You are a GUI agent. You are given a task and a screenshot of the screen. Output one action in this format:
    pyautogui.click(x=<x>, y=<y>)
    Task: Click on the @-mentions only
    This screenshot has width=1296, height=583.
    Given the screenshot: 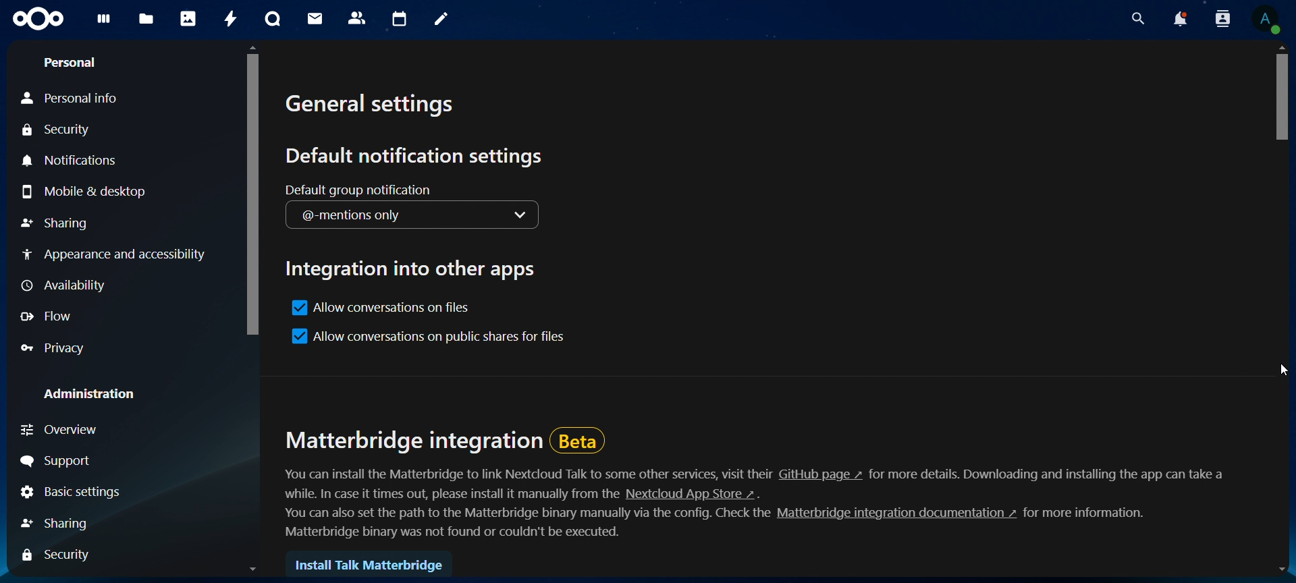 What is the action you would take?
    pyautogui.click(x=418, y=217)
    